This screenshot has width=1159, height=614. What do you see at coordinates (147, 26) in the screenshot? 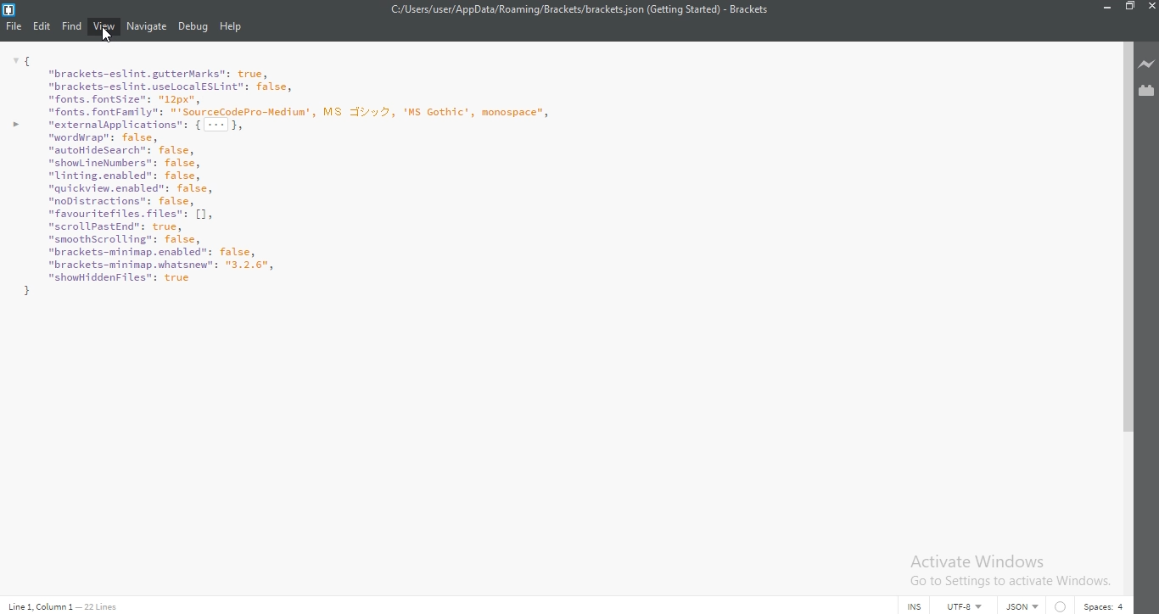
I see `Navigate` at bounding box center [147, 26].